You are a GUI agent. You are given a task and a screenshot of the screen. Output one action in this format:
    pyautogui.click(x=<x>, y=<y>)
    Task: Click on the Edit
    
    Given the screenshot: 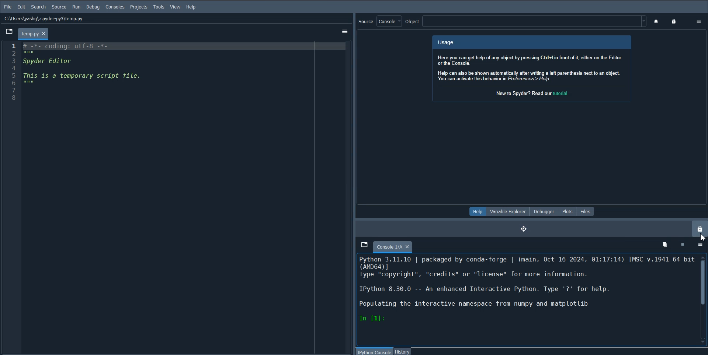 What is the action you would take?
    pyautogui.click(x=21, y=7)
    